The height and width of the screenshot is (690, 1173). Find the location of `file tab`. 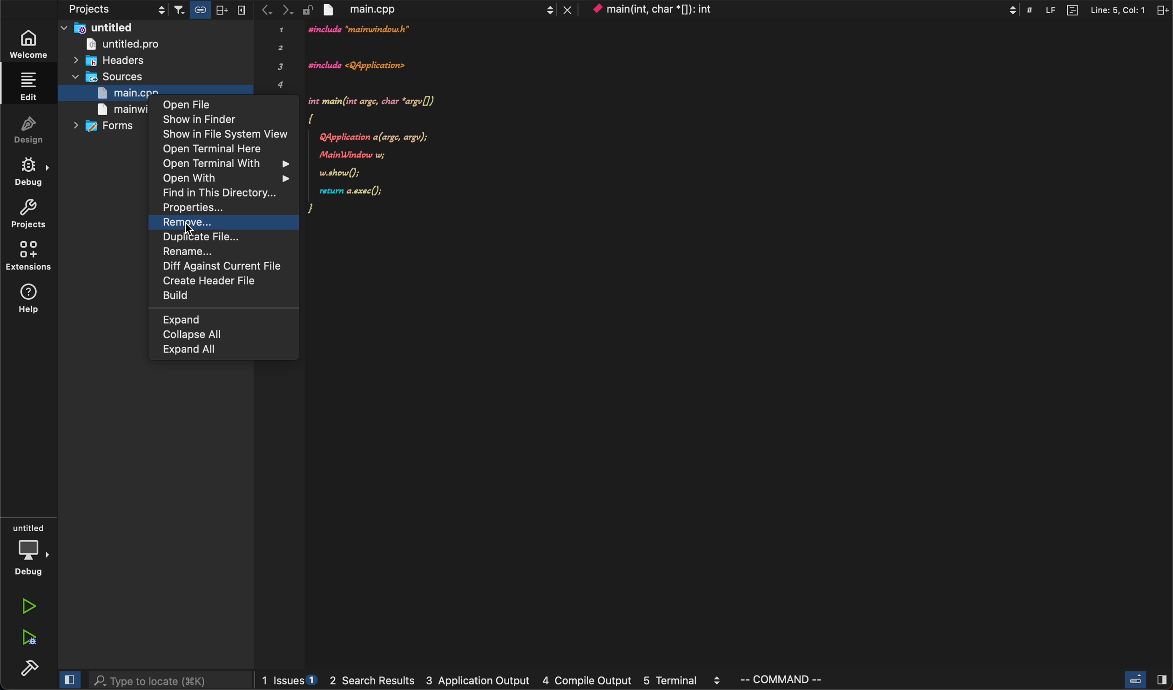

file tab is located at coordinates (440, 10).